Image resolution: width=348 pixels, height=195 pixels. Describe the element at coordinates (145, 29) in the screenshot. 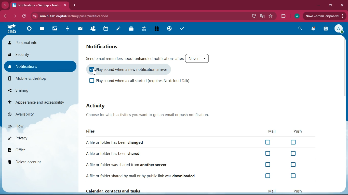

I see `tab` at that location.